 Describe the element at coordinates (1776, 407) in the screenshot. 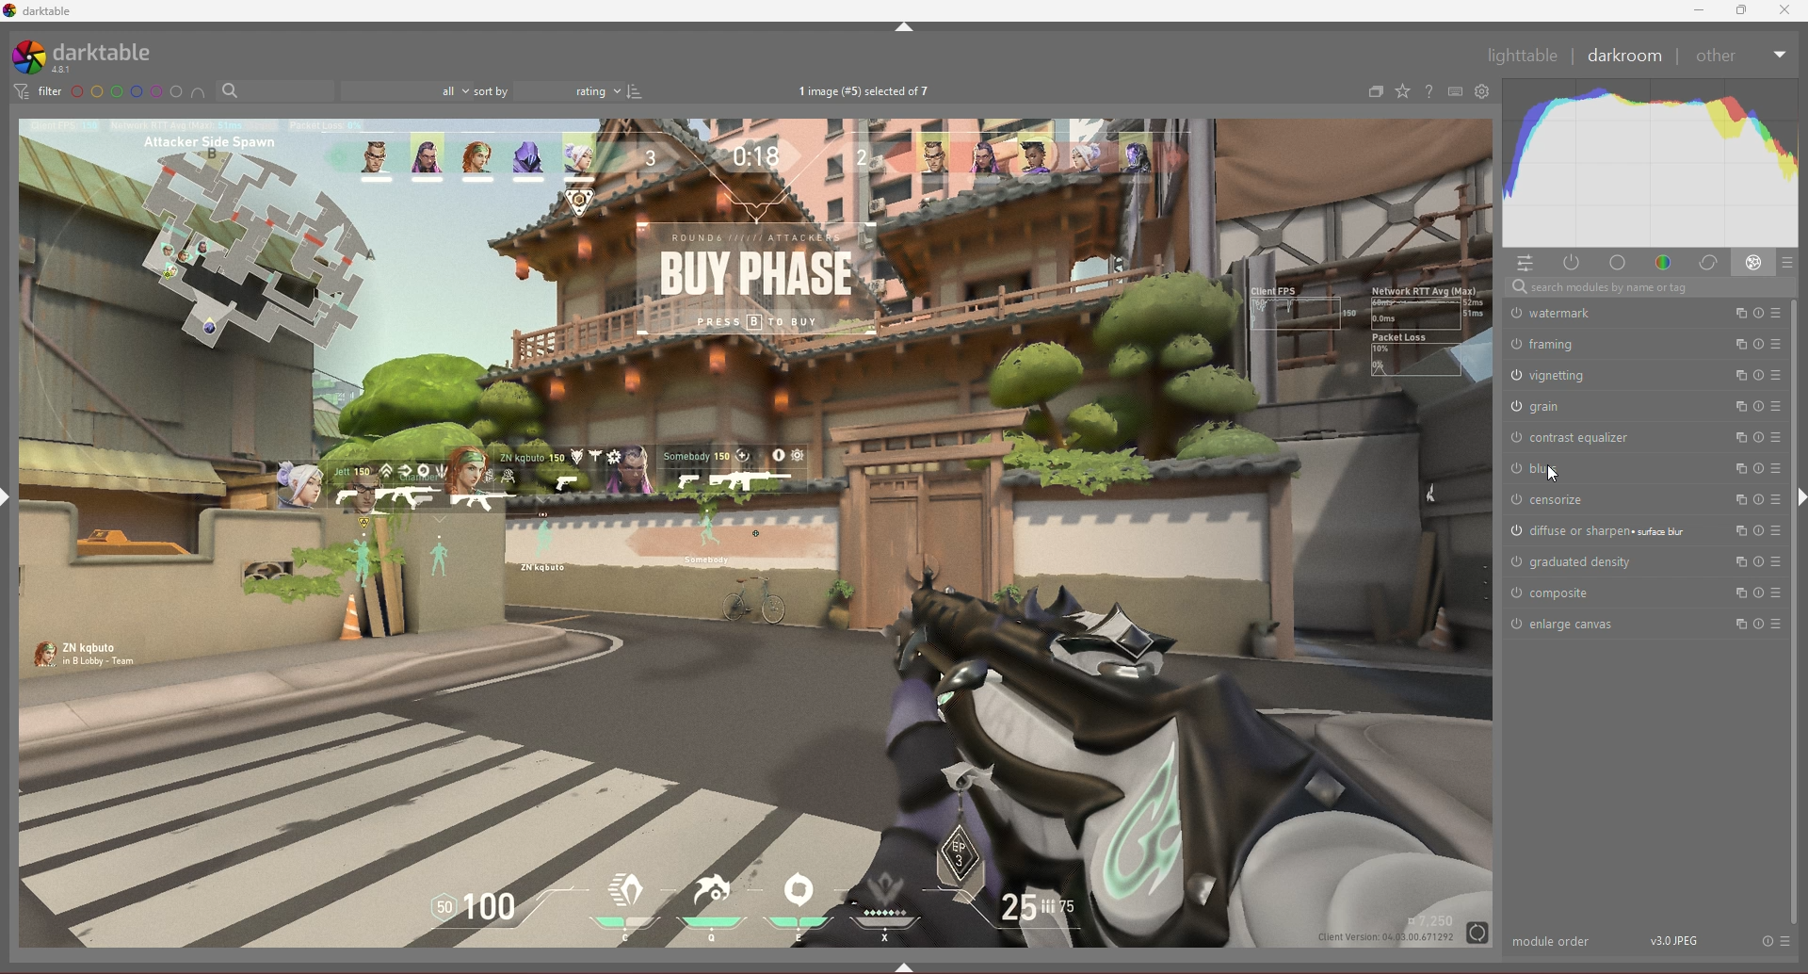

I see `presets` at that location.